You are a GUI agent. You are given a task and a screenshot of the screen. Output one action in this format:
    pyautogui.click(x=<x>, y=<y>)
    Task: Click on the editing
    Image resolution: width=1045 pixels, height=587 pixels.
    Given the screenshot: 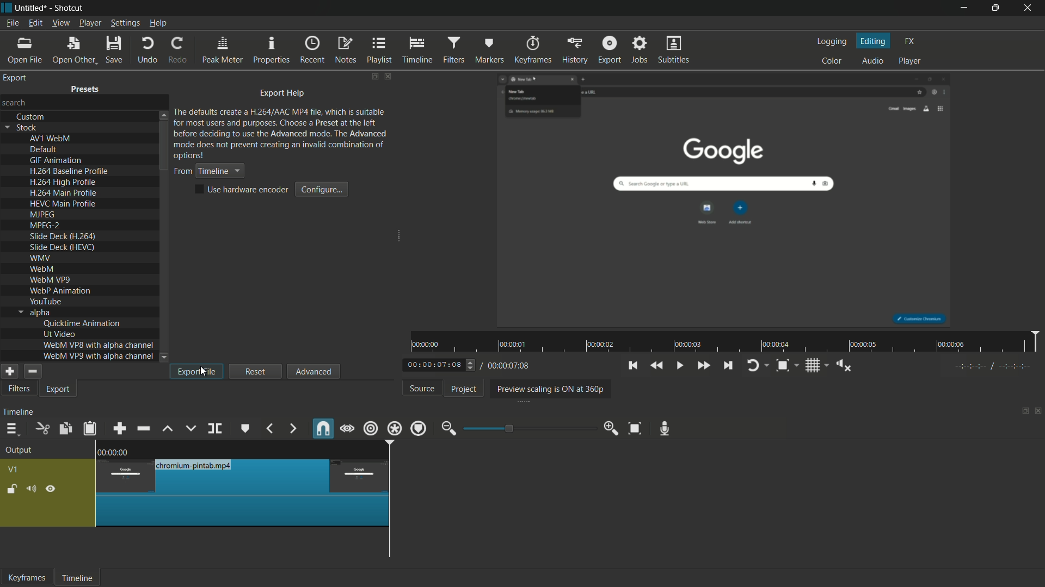 What is the action you would take?
    pyautogui.click(x=874, y=41)
    